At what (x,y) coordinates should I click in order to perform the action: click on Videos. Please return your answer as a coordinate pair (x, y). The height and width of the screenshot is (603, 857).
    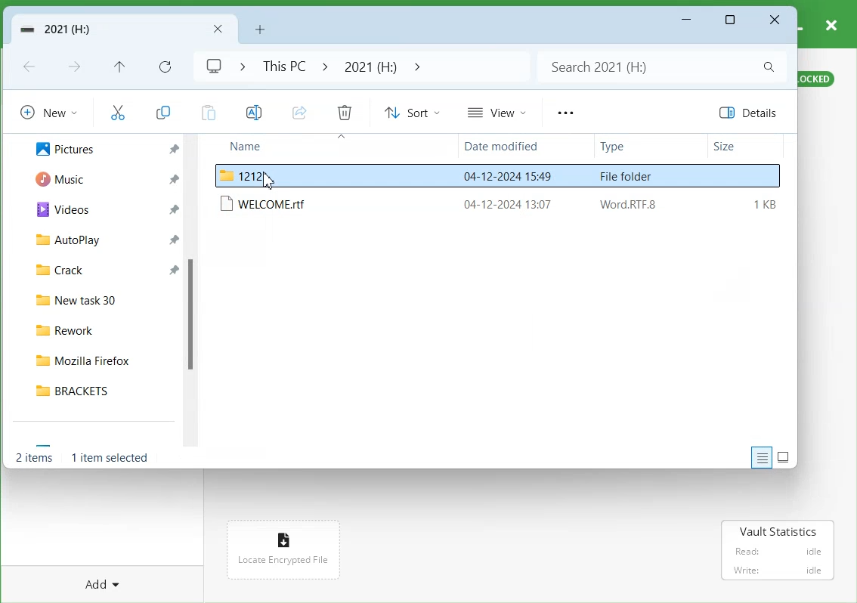
    Looking at the image, I should click on (59, 210).